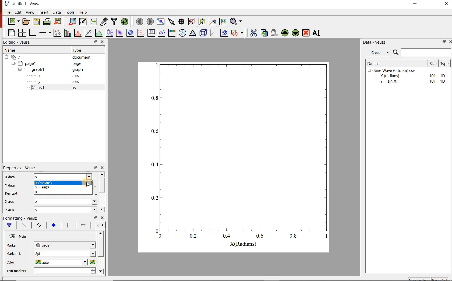 The width and height of the screenshot is (452, 281). I want to click on page, so click(77, 64).